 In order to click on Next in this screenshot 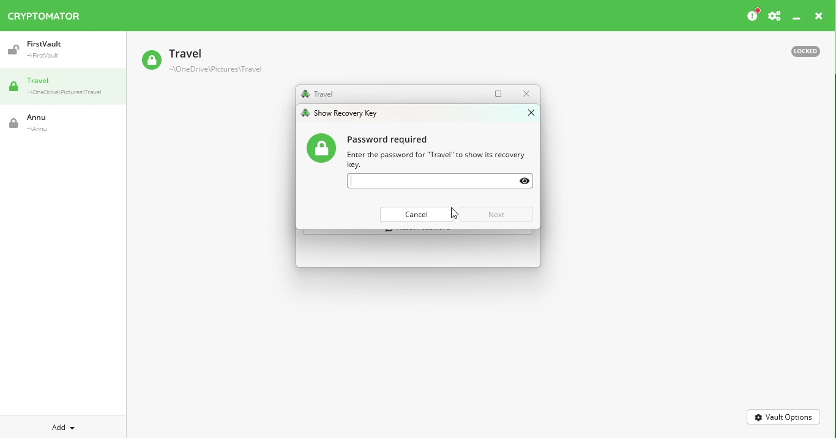, I will do `click(497, 215)`.